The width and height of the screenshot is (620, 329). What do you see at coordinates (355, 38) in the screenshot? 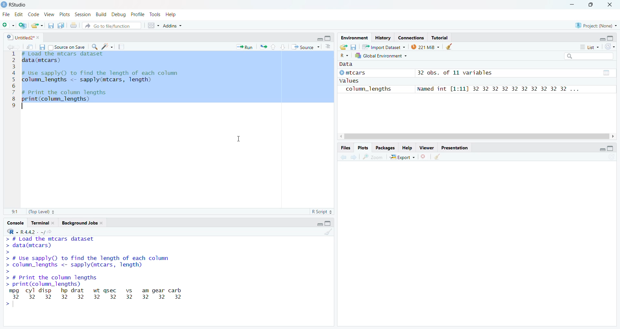
I see `Environment` at bounding box center [355, 38].